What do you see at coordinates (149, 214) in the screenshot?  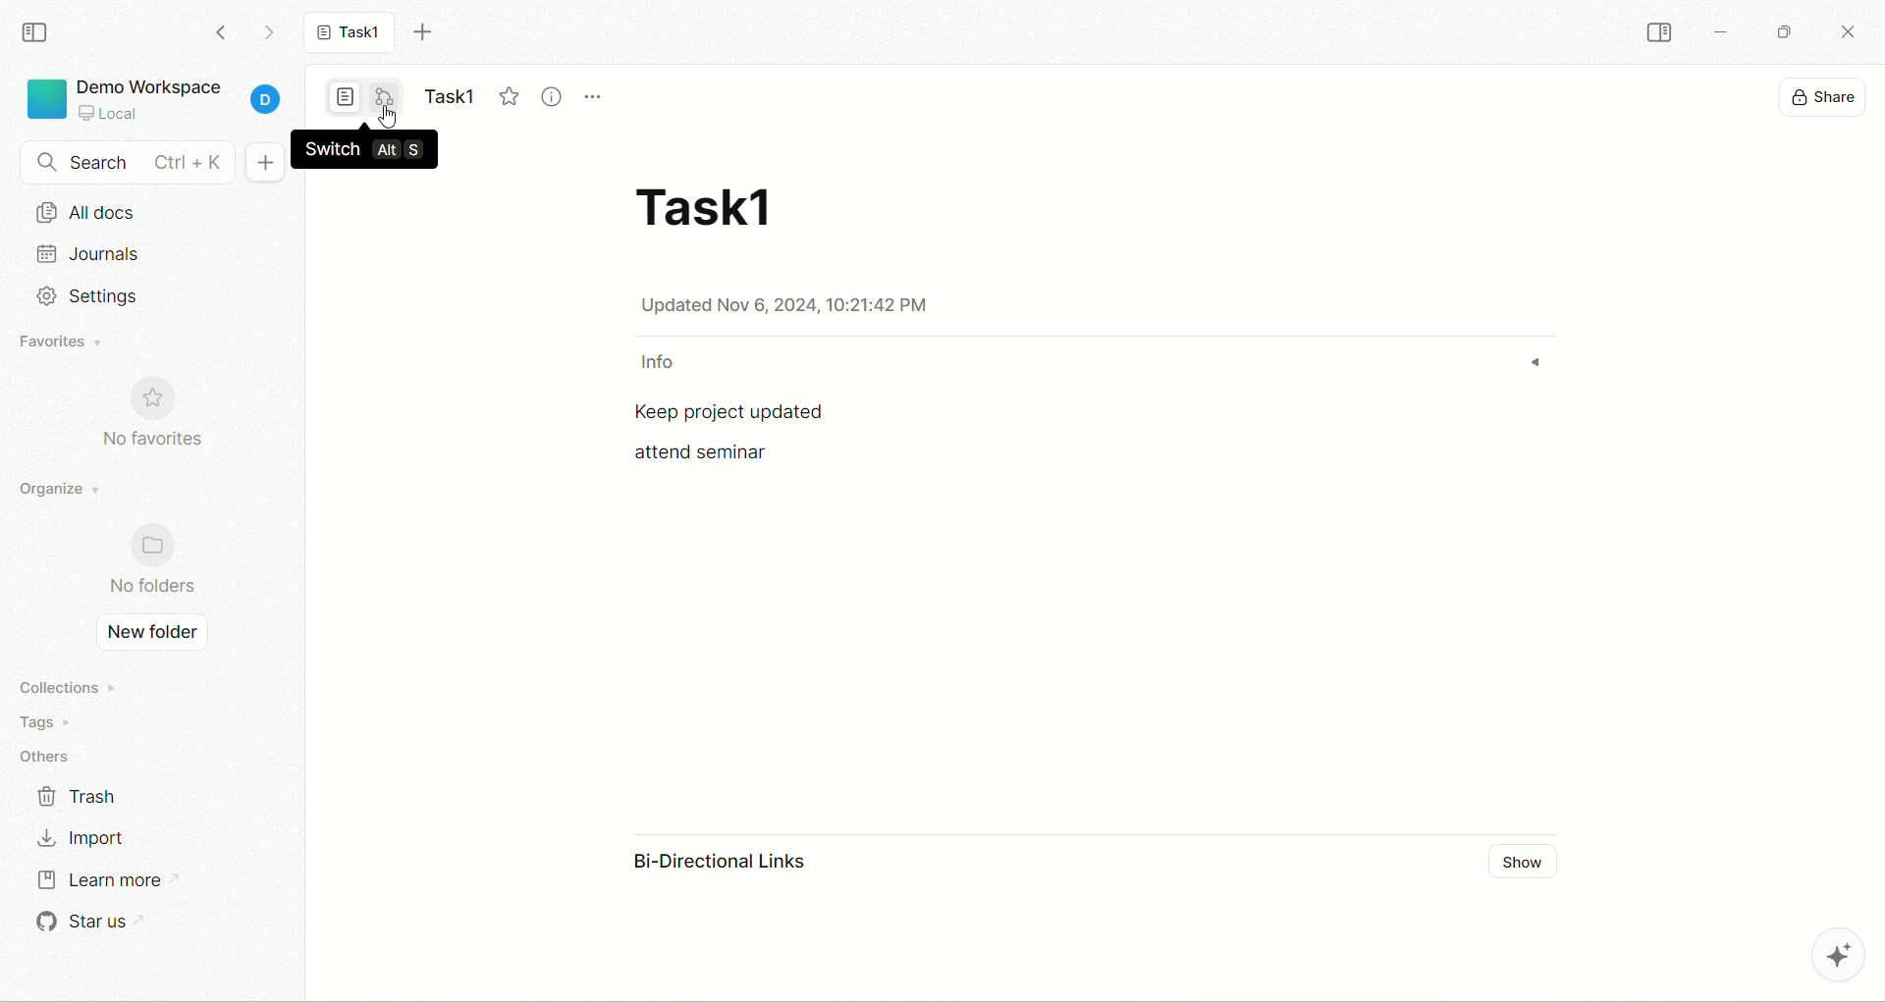 I see `all docs` at bounding box center [149, 214].